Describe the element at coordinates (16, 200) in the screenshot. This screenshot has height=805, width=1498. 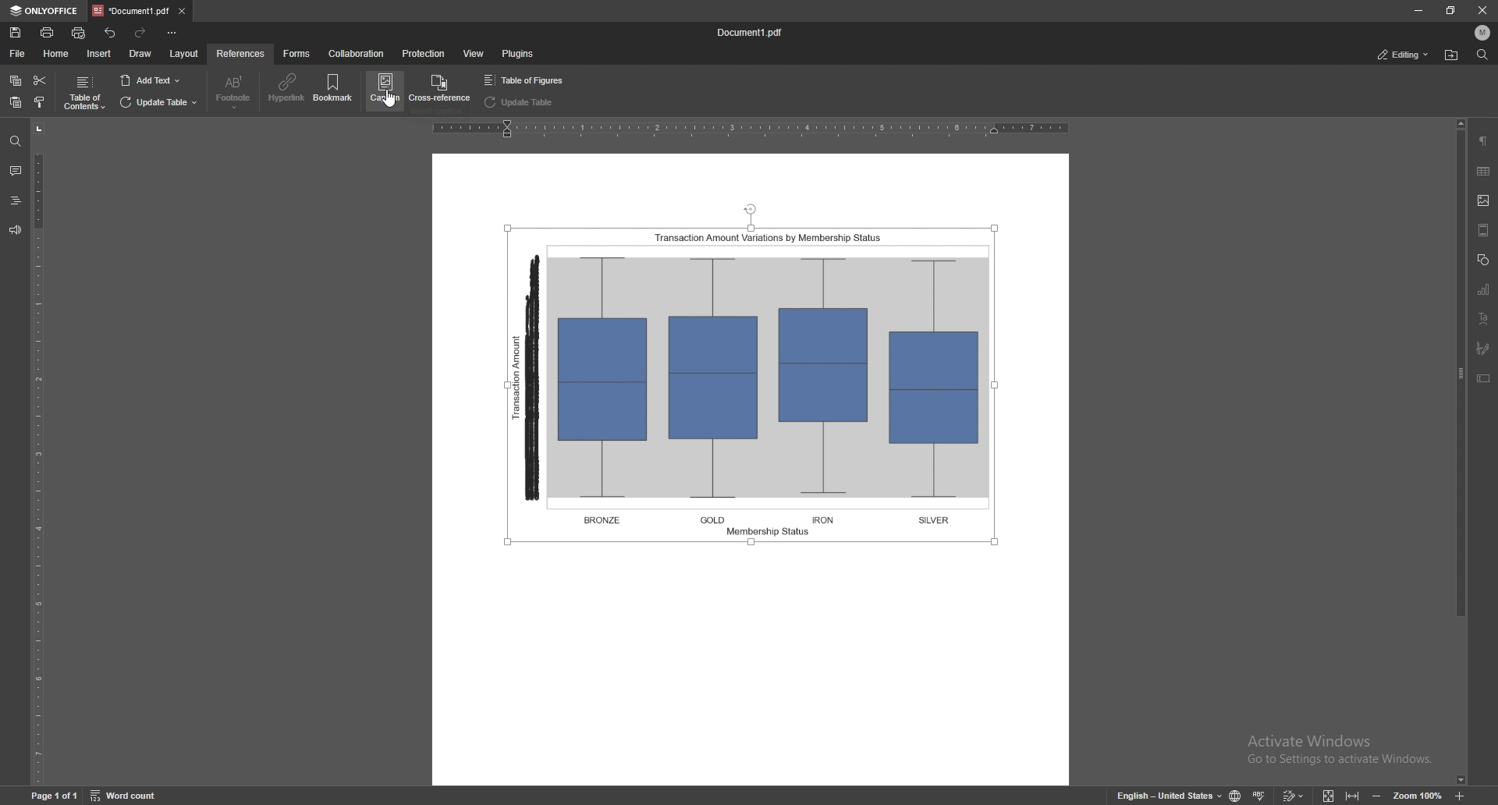
I see `headings` at that location.